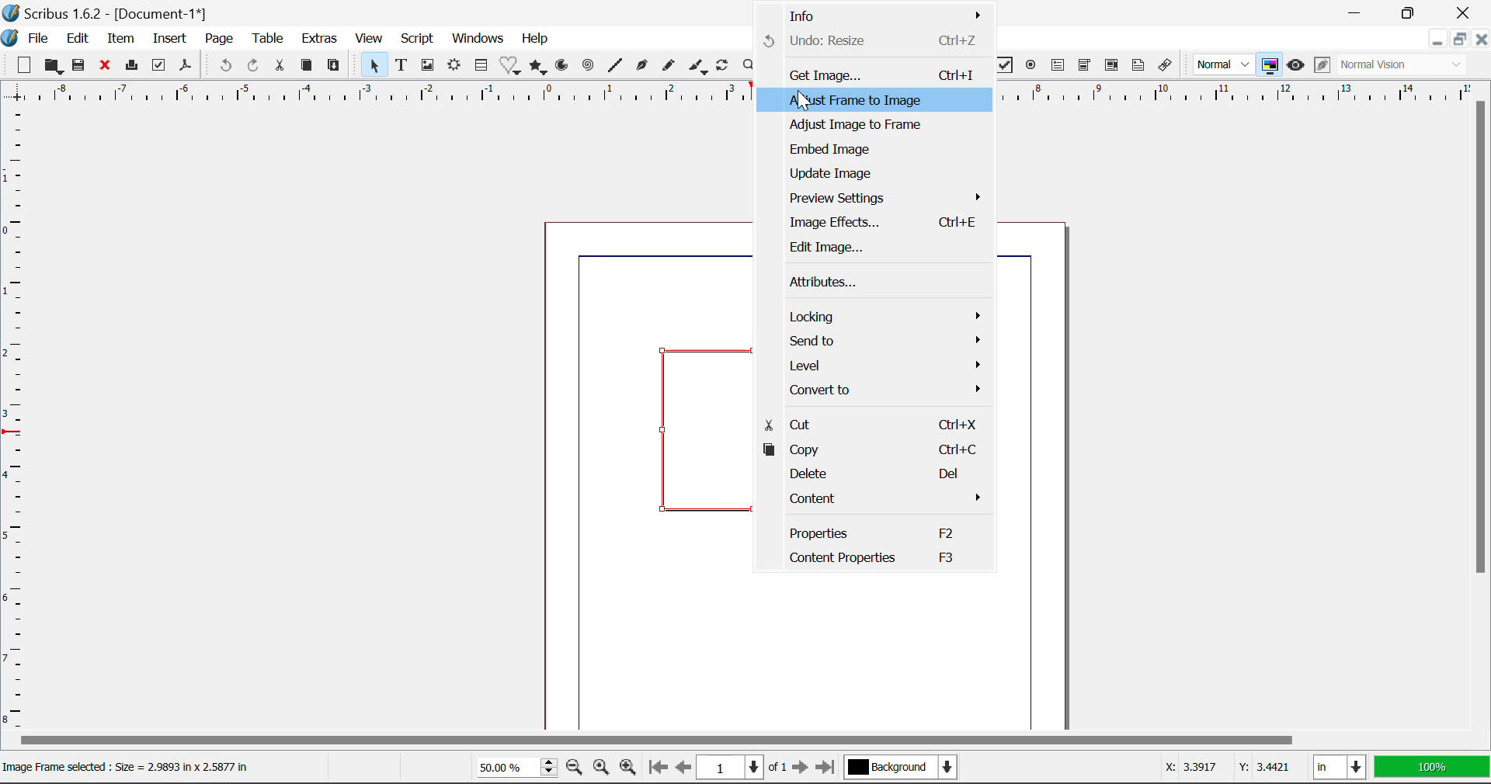  What do you see at coordinates (1437, 39) in the screenshot?
I see `Restore Down` at bounding box center [1437, 39].